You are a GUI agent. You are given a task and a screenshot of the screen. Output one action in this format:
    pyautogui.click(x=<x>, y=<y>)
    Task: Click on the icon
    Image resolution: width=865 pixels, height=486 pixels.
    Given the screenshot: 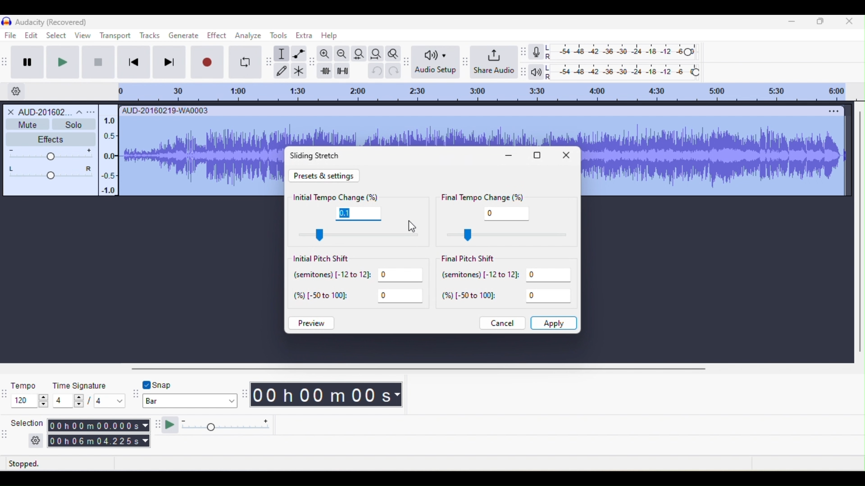 What is the action you would take?
    pyautogui.click(x=6, y=22)
    